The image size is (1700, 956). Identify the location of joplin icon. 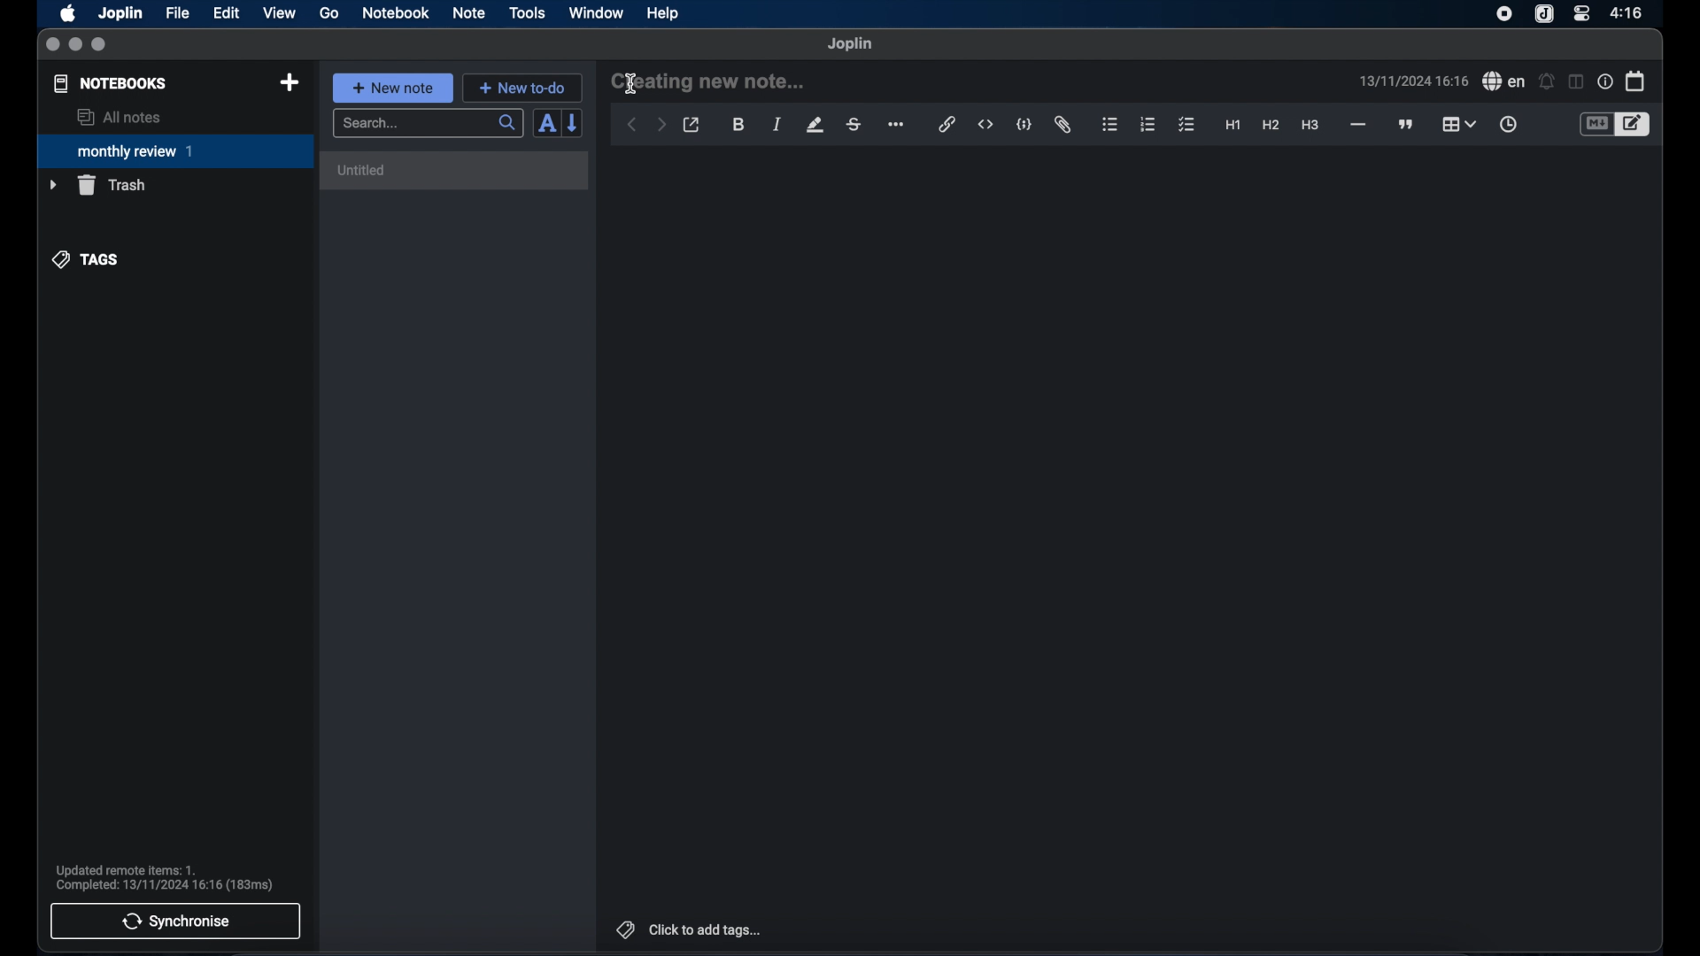
(1542, 15).